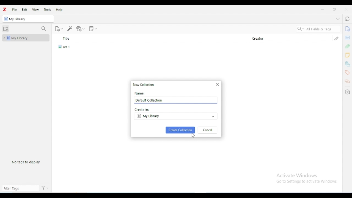  What do you see at coordinates (150, 38) in the screenshot?
I see `title` at bounding box center [150, 38].